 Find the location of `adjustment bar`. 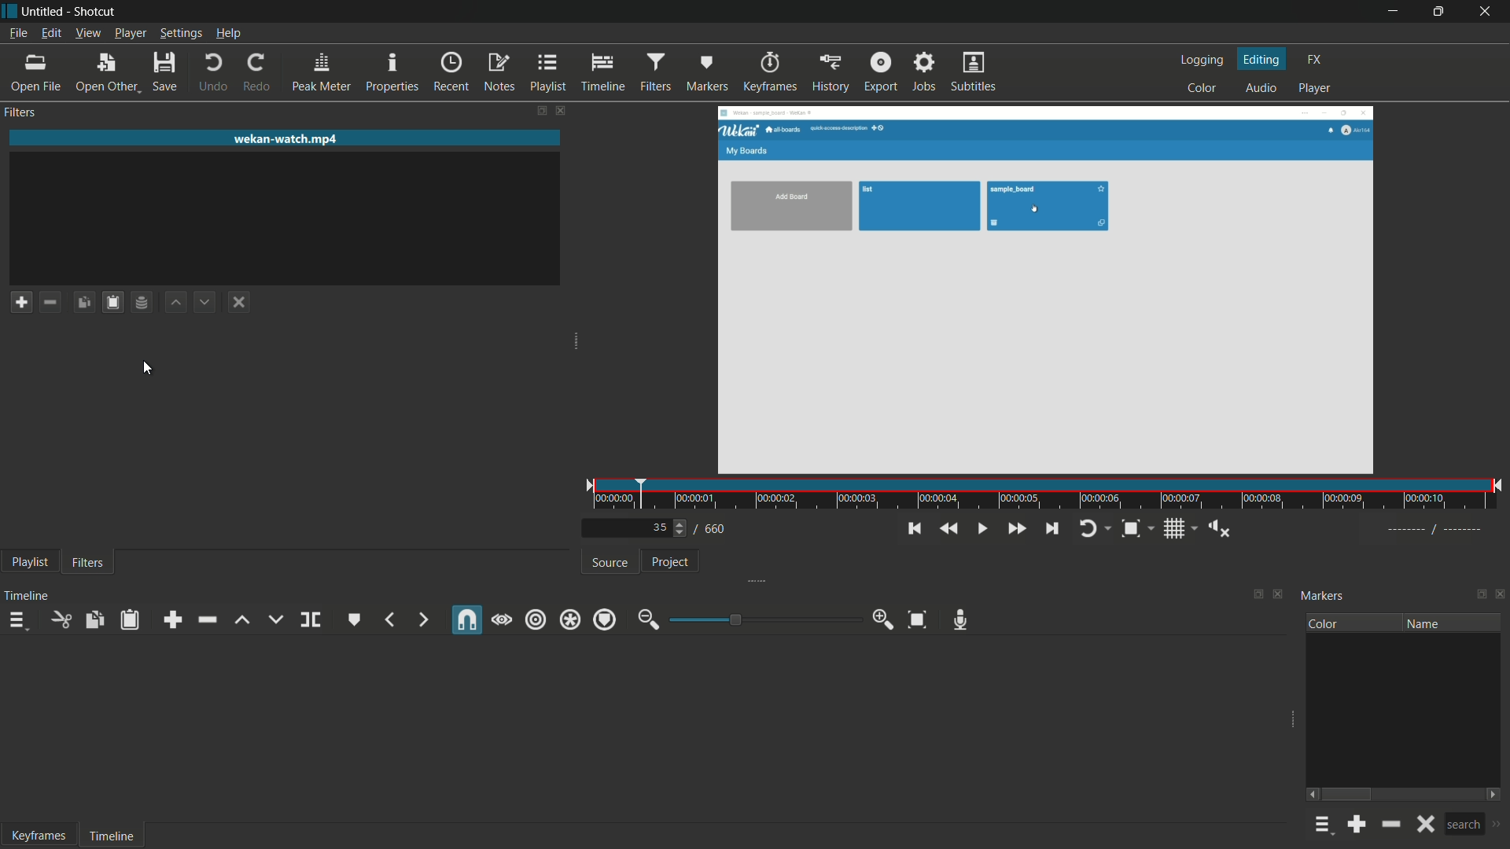

adjustment bar is located at coordinates (761, 619).